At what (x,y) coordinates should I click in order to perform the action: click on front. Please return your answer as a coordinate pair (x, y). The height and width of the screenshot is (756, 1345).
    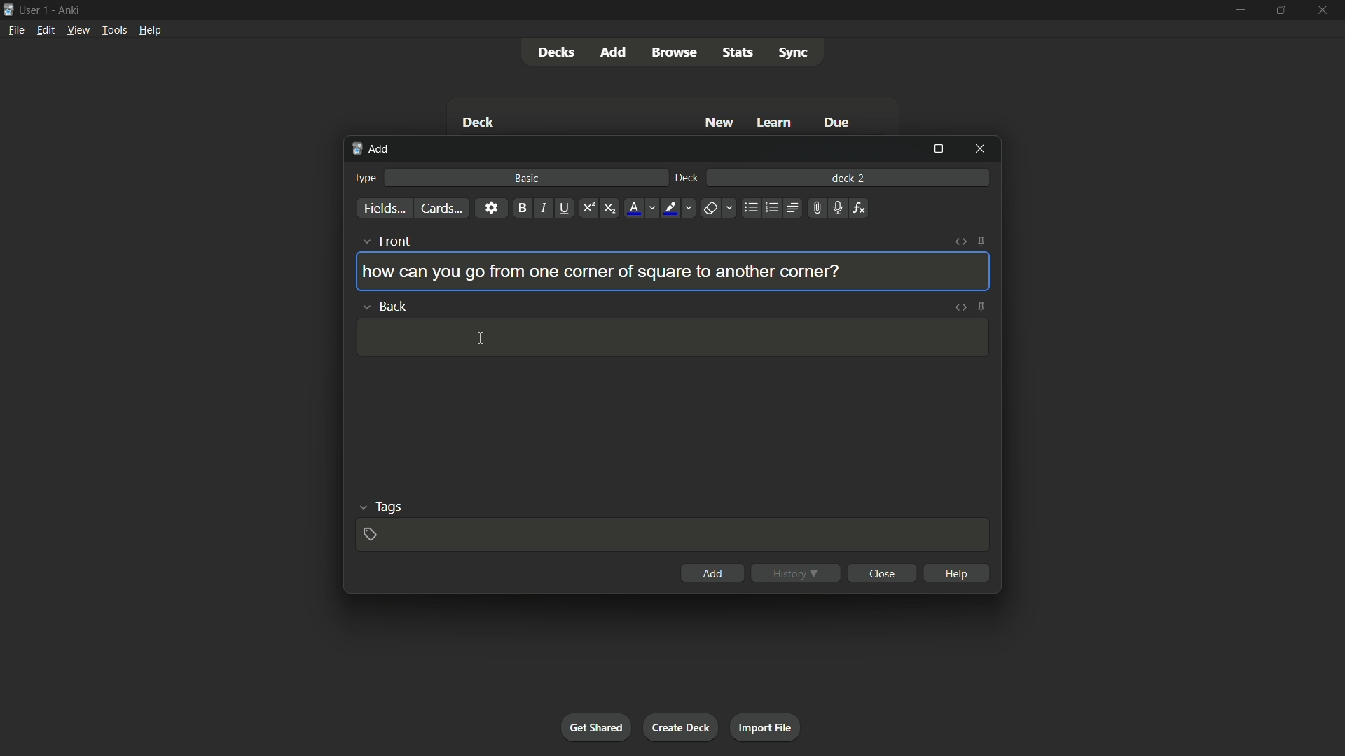
    Looking at the image, I should click on (385, 241).